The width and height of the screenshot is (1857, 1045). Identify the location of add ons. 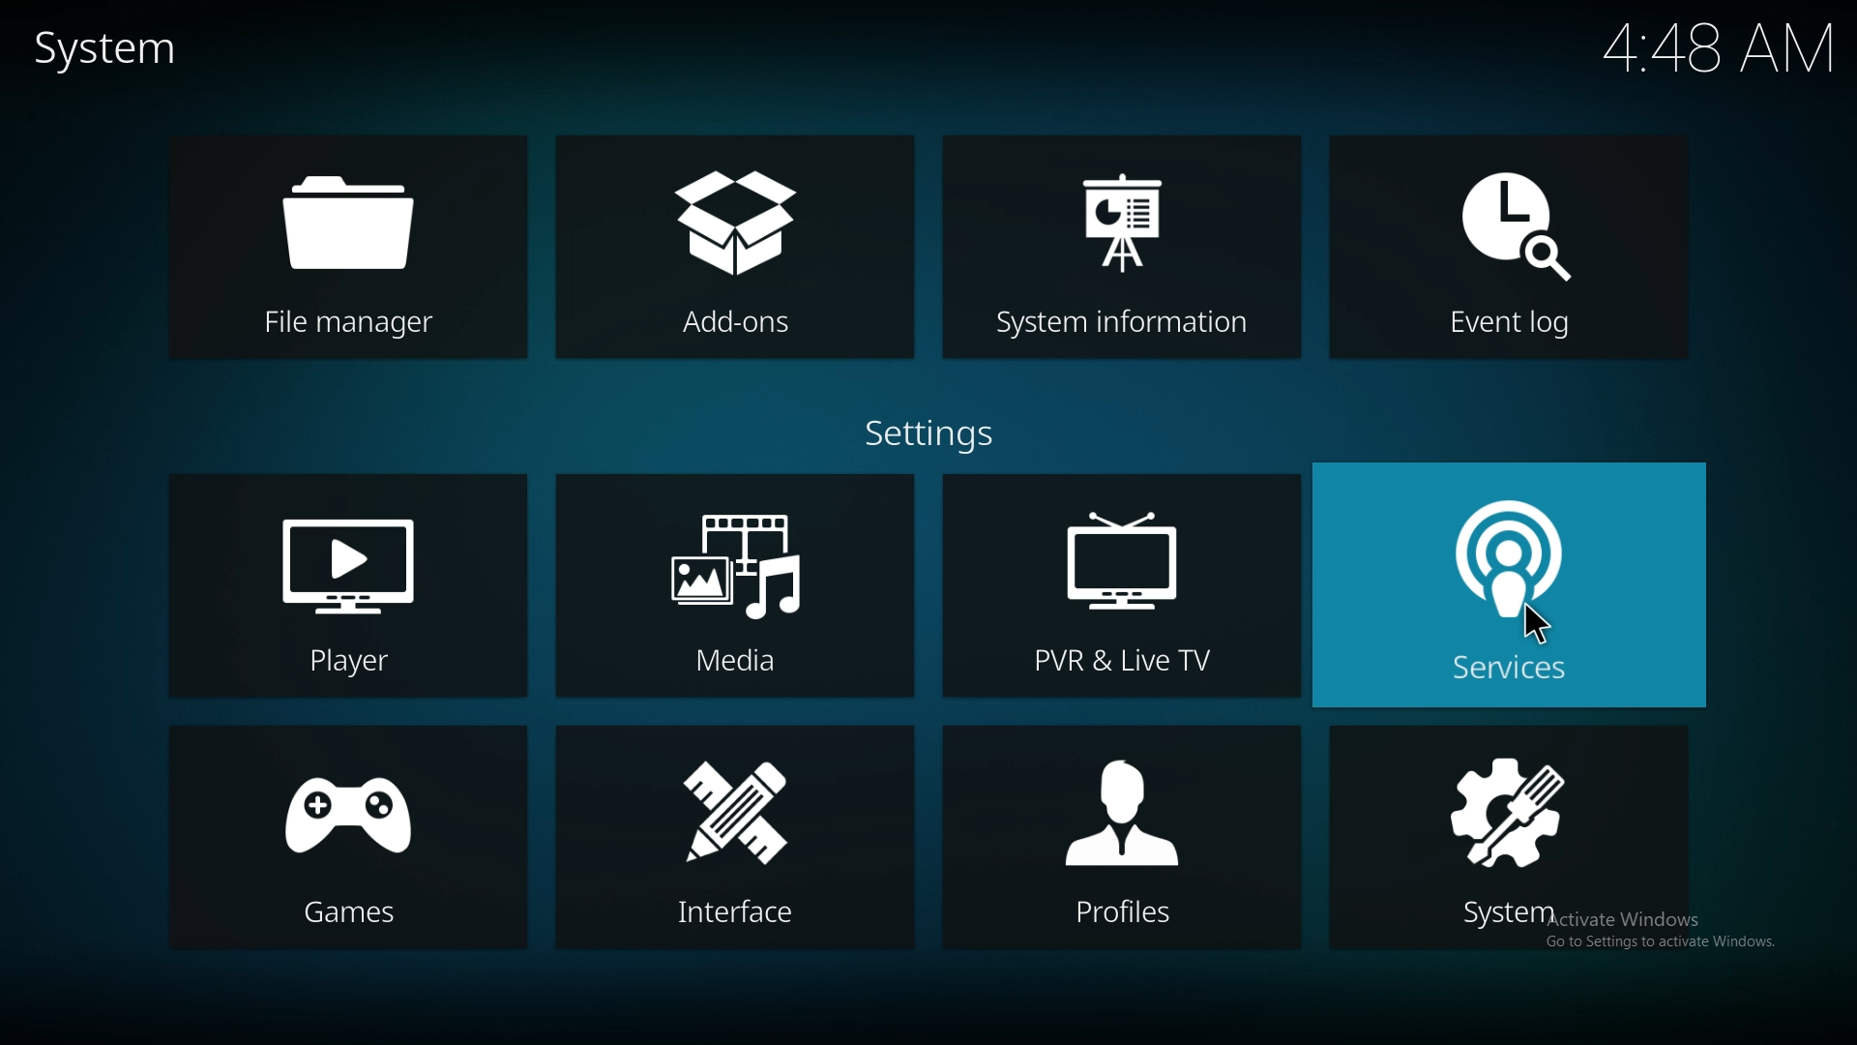
(732, 247).